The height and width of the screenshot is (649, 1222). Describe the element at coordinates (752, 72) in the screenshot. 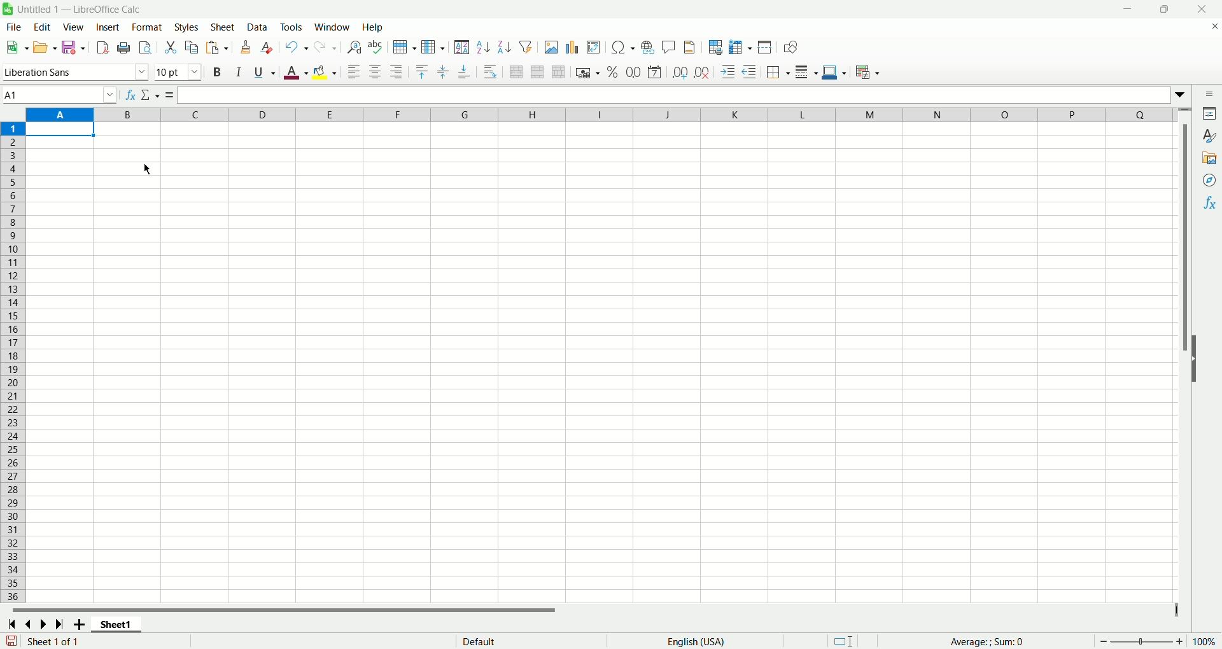

I see `decrease indent` at that location.